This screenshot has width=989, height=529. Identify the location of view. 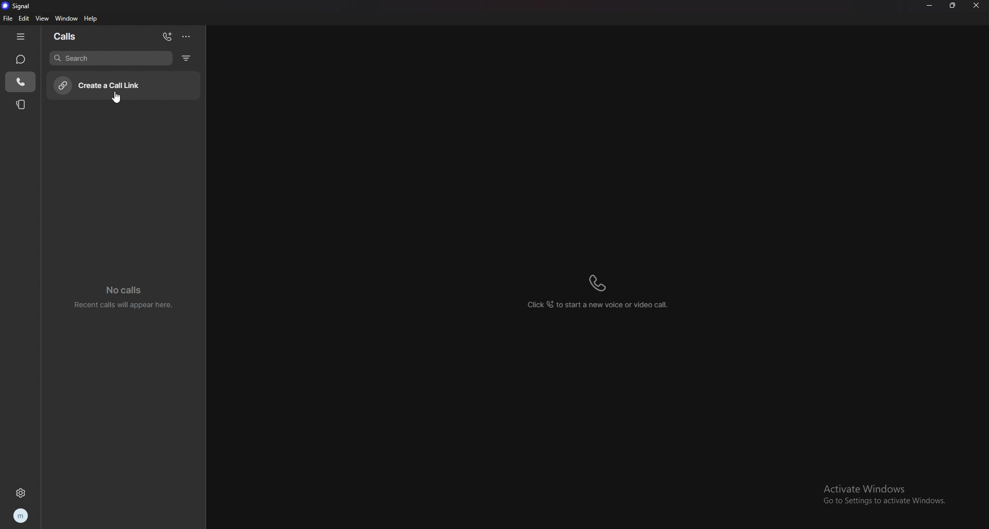
(43, 18).